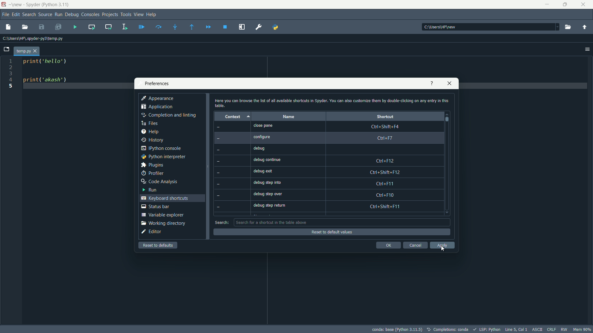 The height and width of the screenshot is (333, 593). What do you see at coordinates (150, 131) in the screenshot?
I see `help` at bounding box center [150, 131].